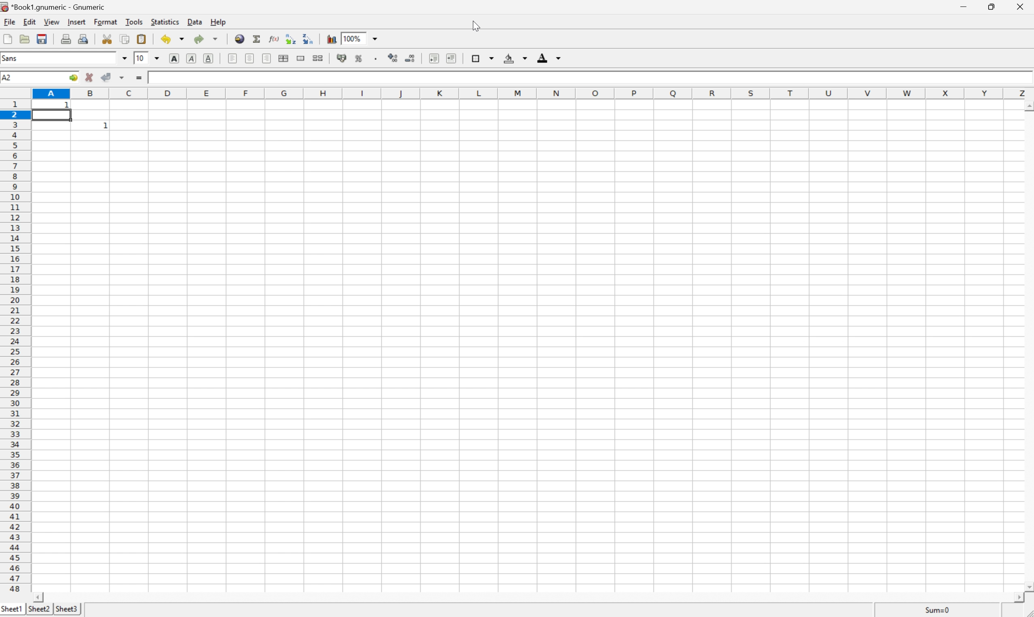 The height and width of the screenshot is (617, 1034). What do you see at coordinates (239, 39) in the screenshot?
I see `insert hyperlink` at bounding box center [239, 39].